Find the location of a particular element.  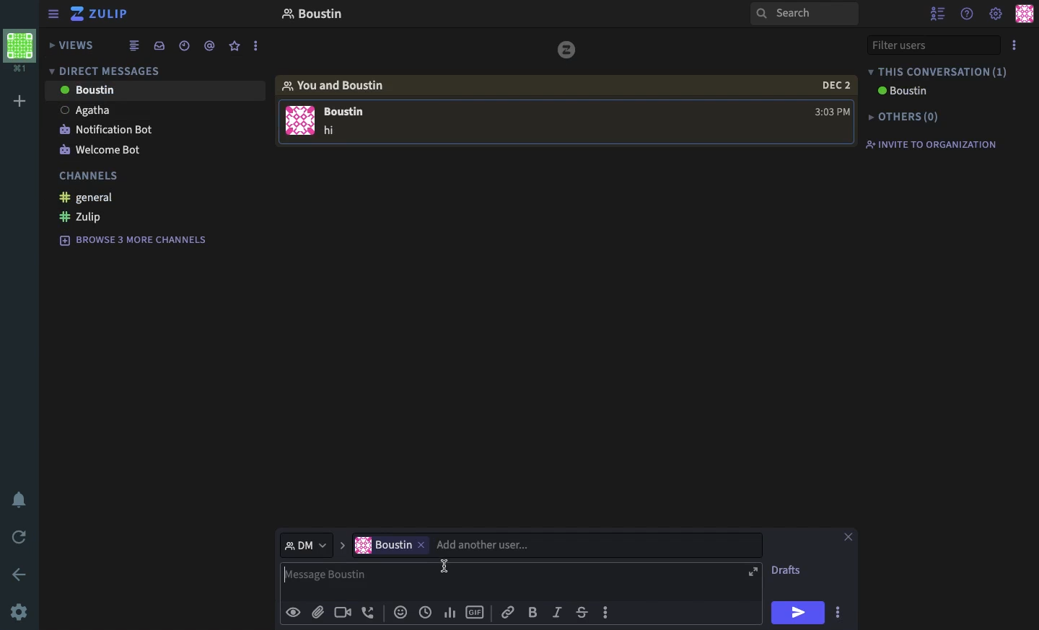

zulip is located at coordinates (100, 14).